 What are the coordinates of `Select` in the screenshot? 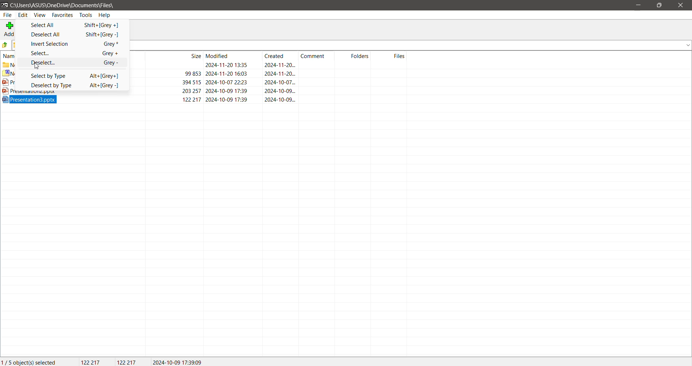 It's located at (54, 54).